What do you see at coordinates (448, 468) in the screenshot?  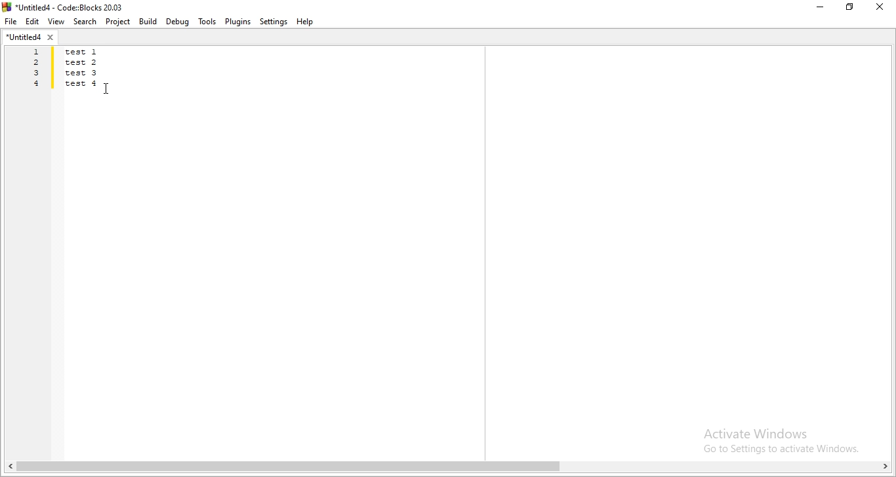 I see `scroll bar` at bounding box center [448, 468].